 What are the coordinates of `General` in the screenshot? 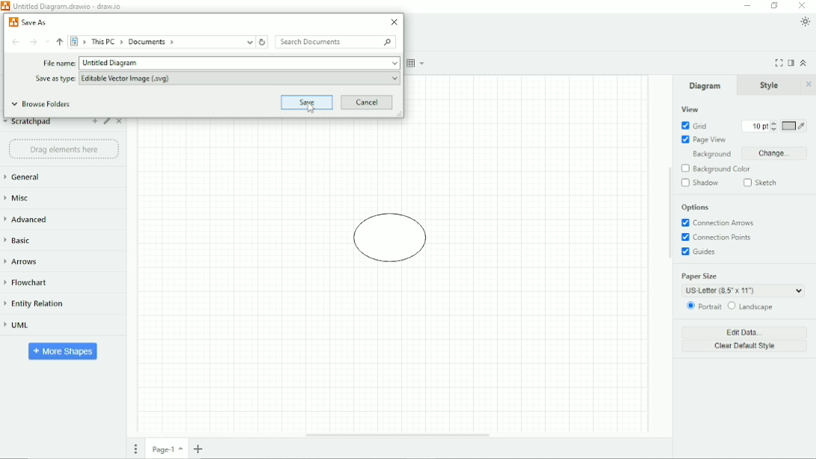 It's located at (23, 177).